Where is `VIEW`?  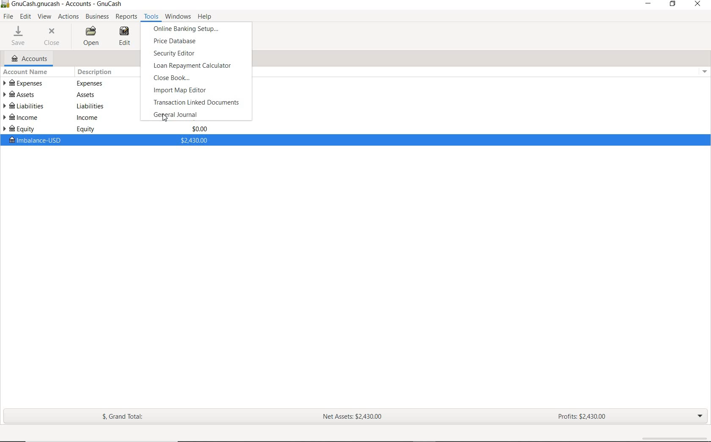 VIEW is located at coordinates (45, 17).